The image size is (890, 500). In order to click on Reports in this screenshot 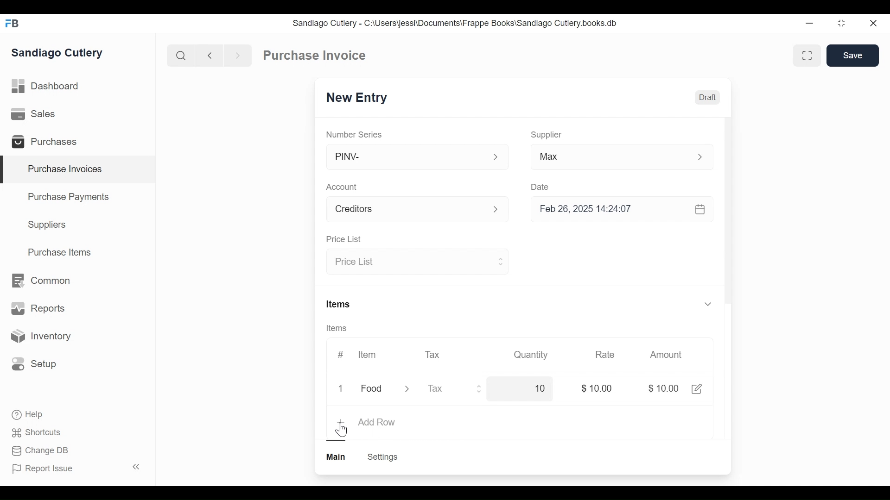, I will do `click(38, 310)`.